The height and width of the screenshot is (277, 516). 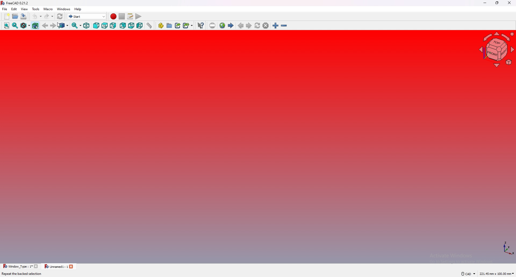 What do you see at coordinates (49, 16) in the screenshot?
I see `redo` at bounding box center [49, 16].